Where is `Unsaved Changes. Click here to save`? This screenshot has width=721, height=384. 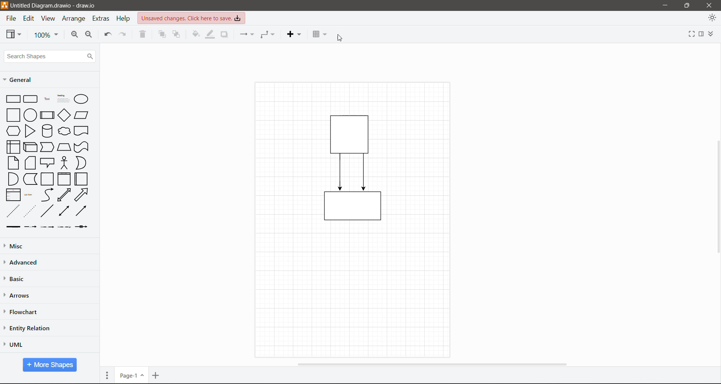
Unsaved Changes. Click here to save is located at coordinates (192, 18).